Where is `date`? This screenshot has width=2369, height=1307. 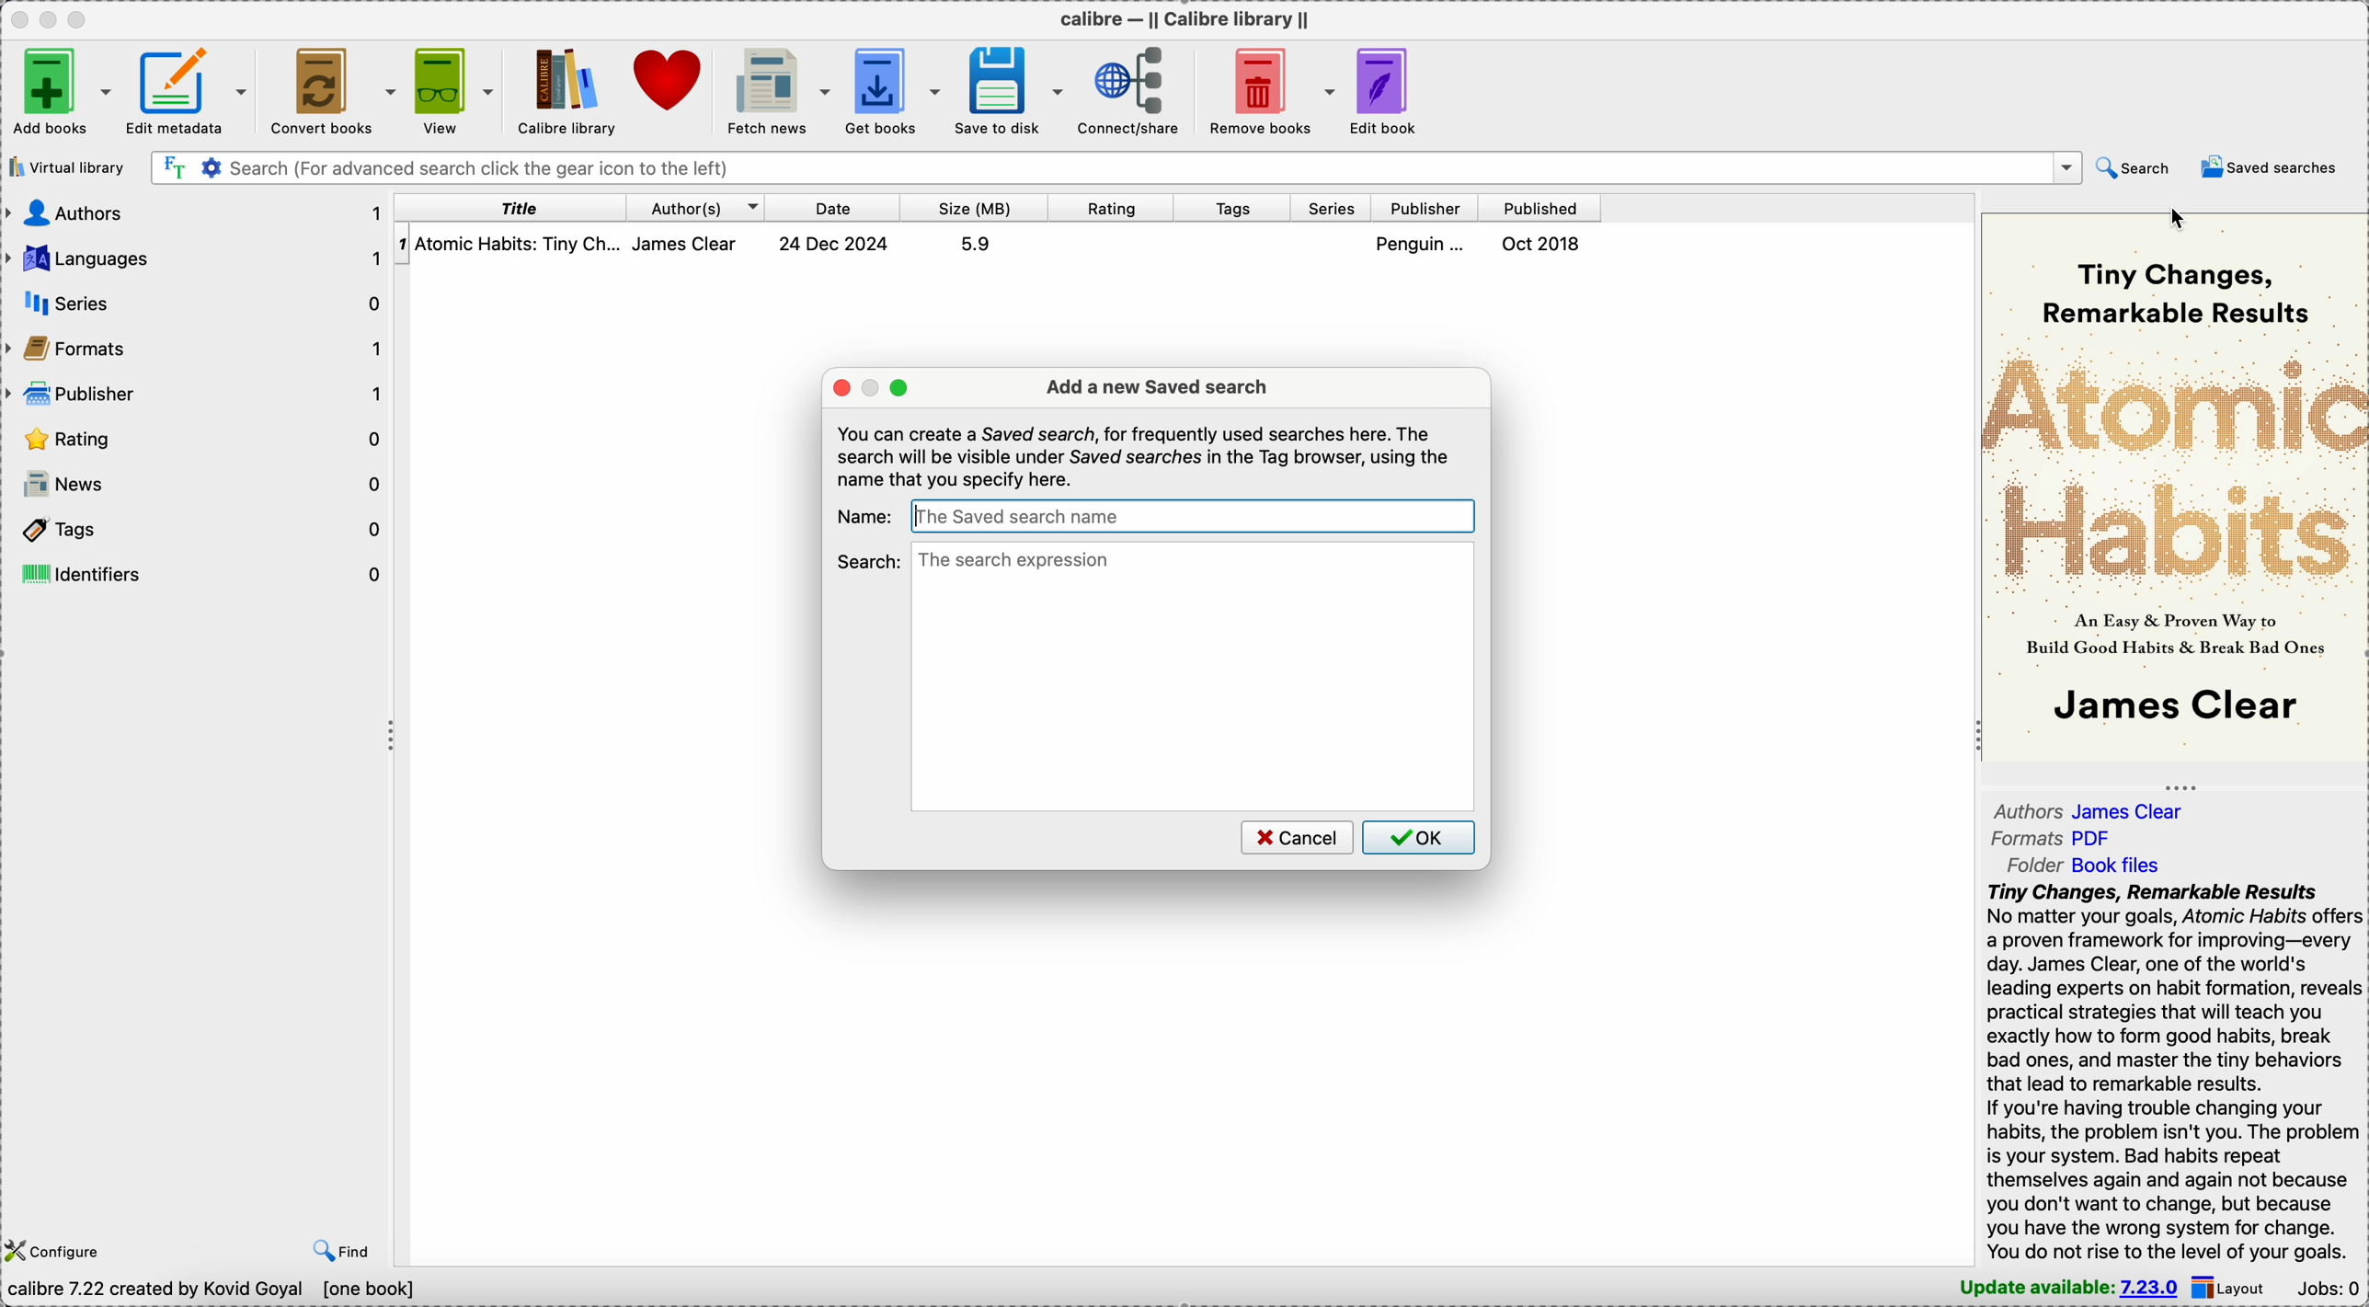
date is located at coordinates (834, 207).